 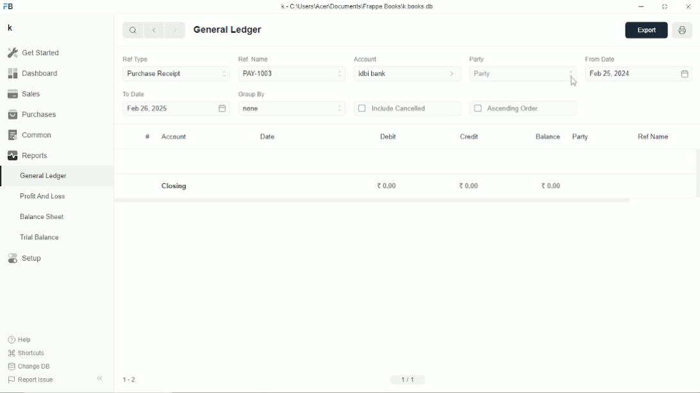 What do you see at coordinates (410, 379) in the screenshot?
I see `1/1` at bounding box center [410, 379].